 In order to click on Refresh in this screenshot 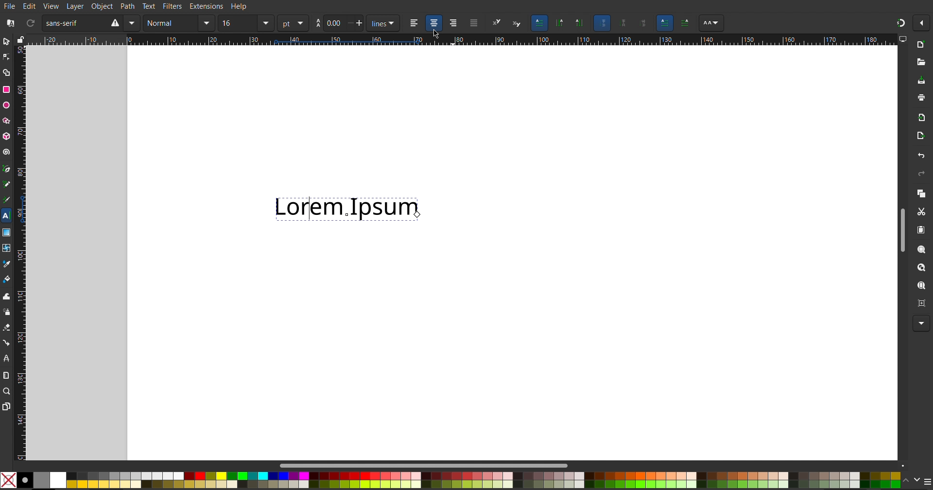, I will do `click(29, 22)`.